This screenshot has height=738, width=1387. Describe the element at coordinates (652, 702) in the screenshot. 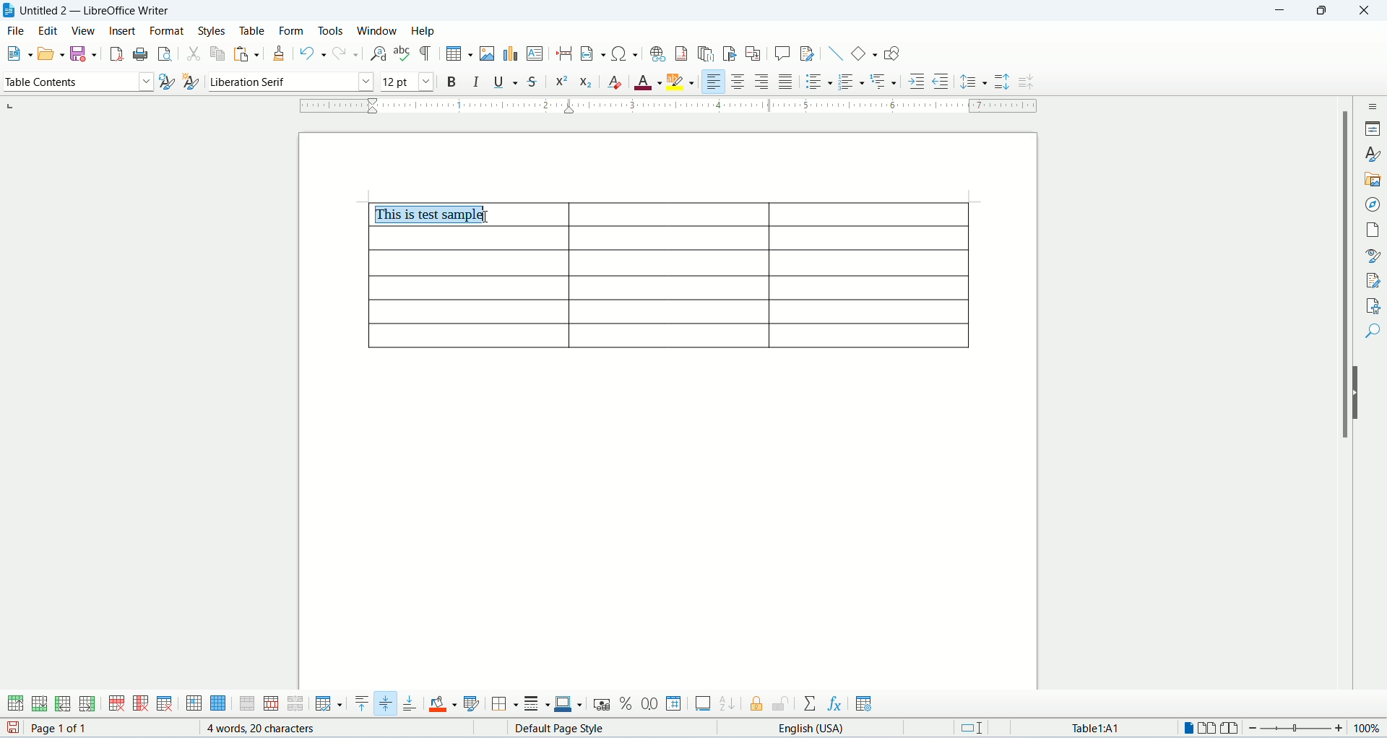

I see `decimal format` at that location.